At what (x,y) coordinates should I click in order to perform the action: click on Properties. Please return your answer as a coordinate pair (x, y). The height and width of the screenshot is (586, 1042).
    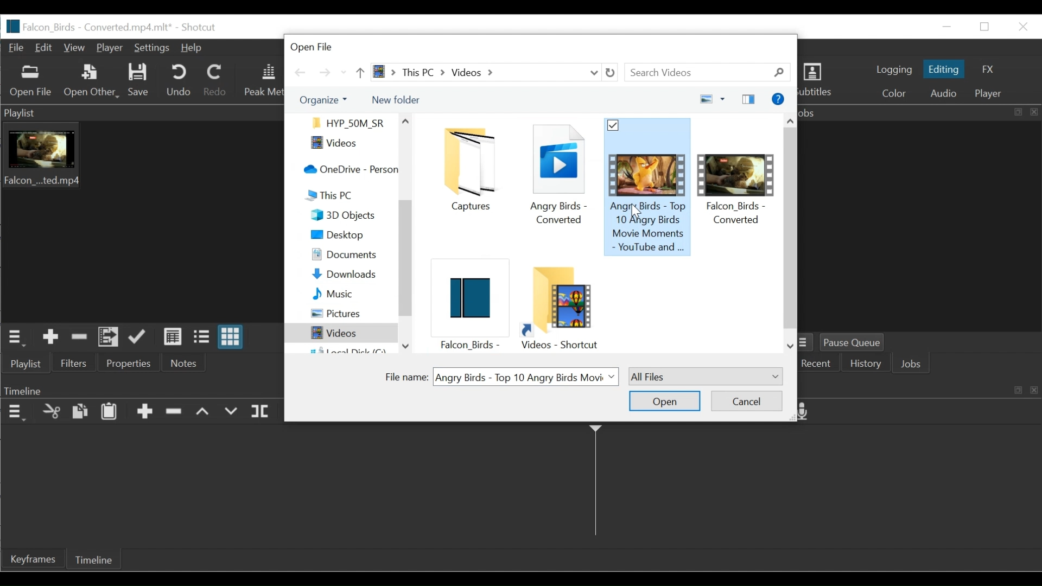
    Looking at the image, I should click on (131, 363).